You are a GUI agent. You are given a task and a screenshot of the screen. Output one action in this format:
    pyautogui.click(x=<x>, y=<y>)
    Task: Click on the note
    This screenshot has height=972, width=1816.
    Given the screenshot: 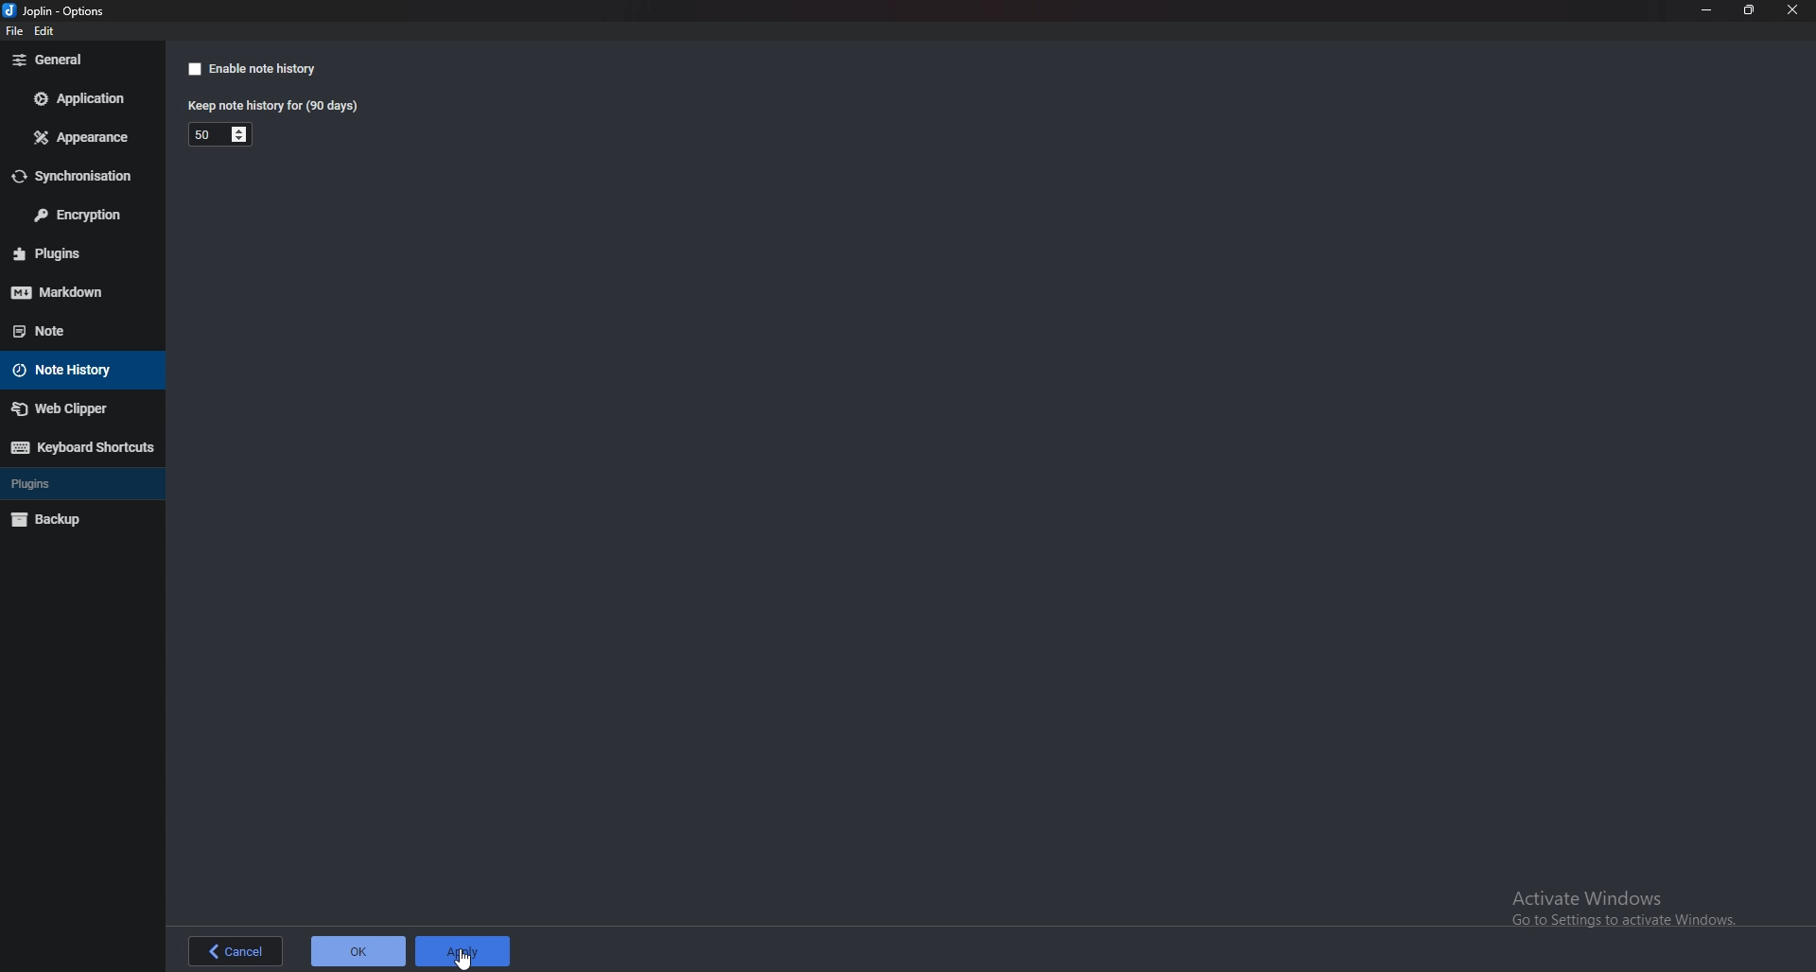 What is the action you would take?
    pyautogui.click(x=67, y=330)
    